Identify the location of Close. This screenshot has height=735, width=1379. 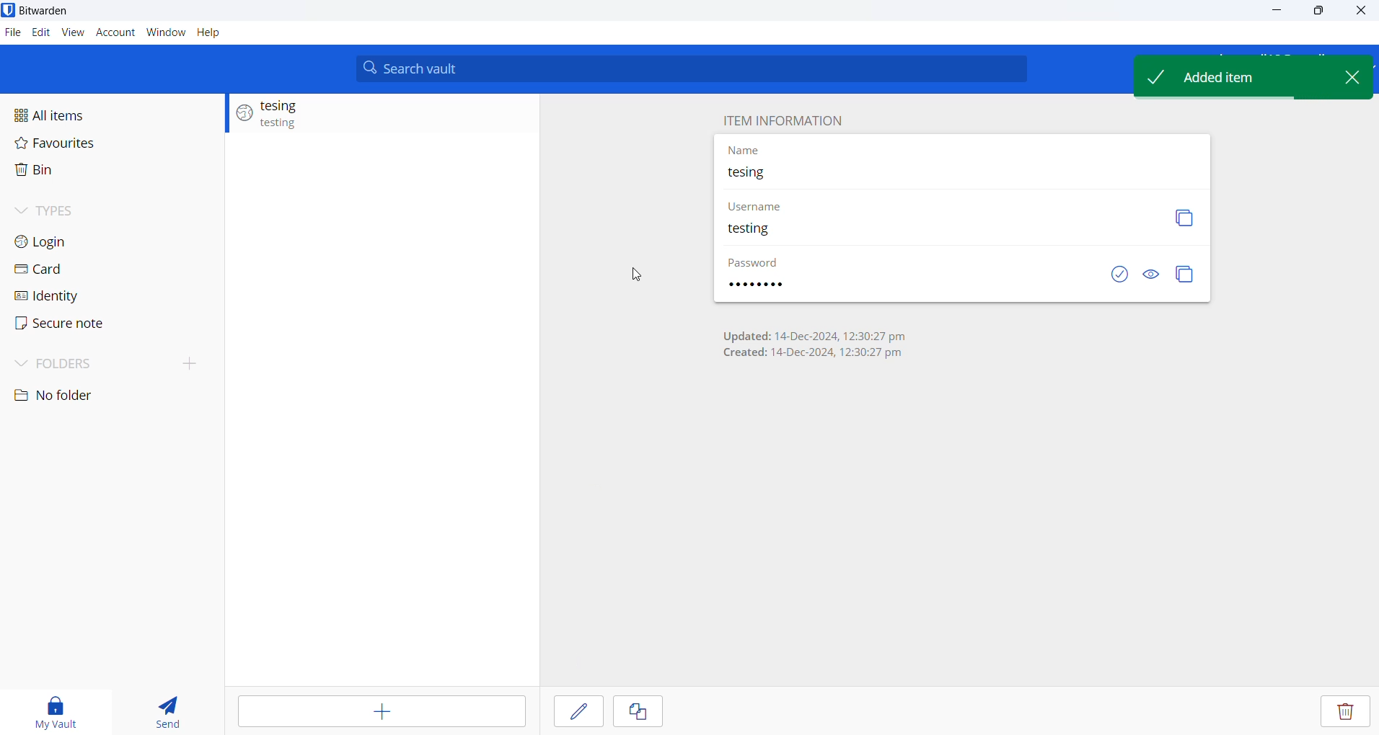
(1362, 13).